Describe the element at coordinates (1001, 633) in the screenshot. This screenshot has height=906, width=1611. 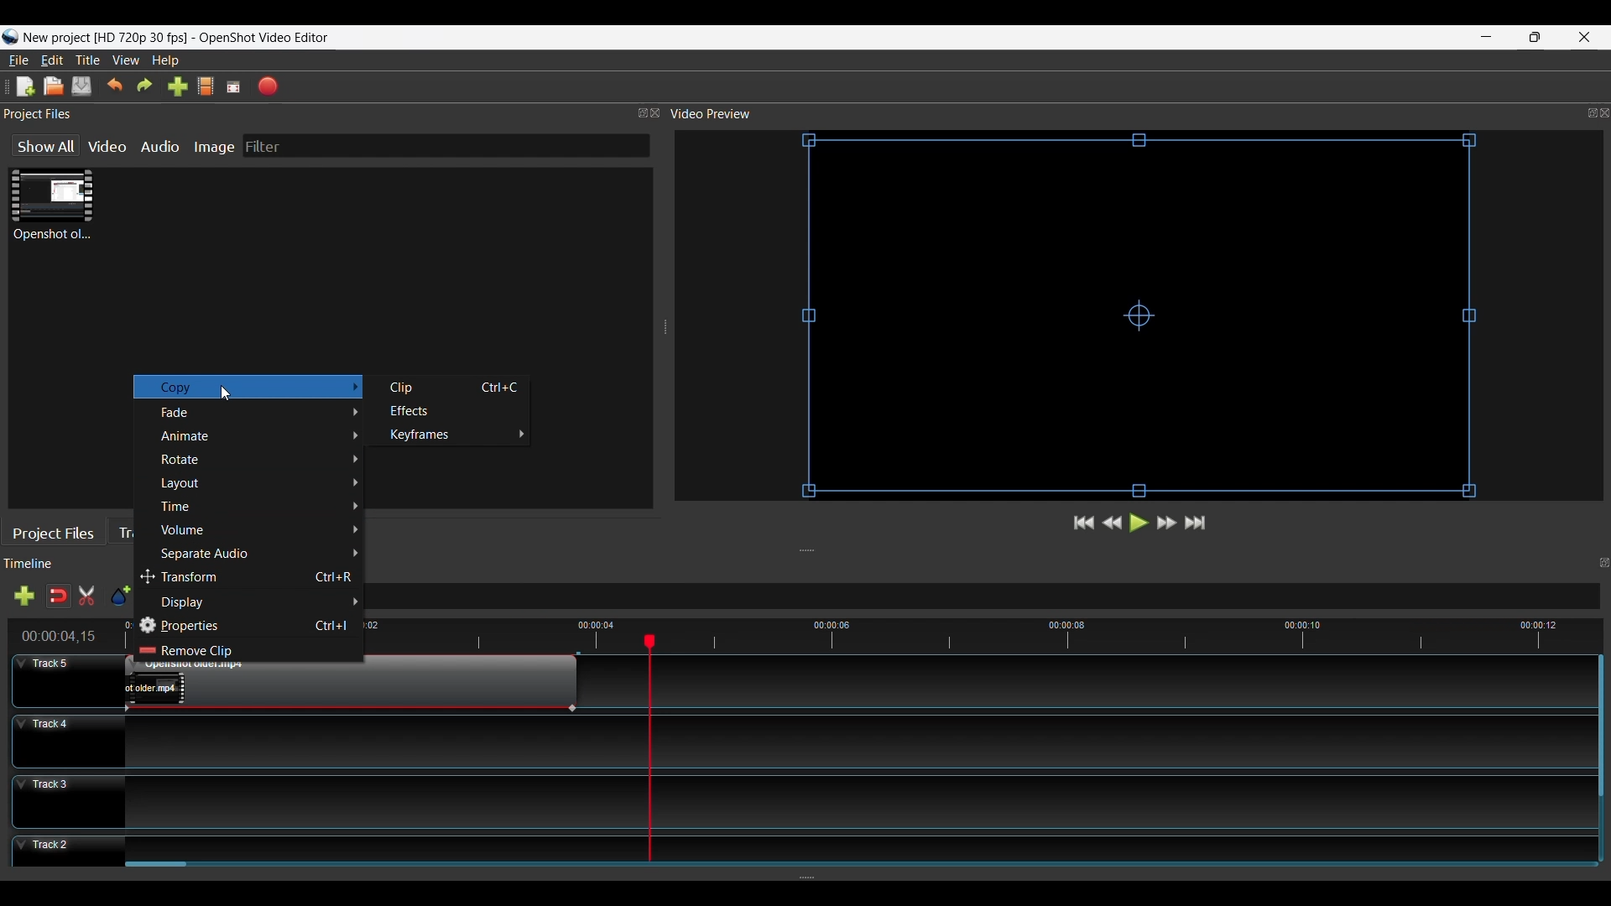
I see `Timeline` at that location.